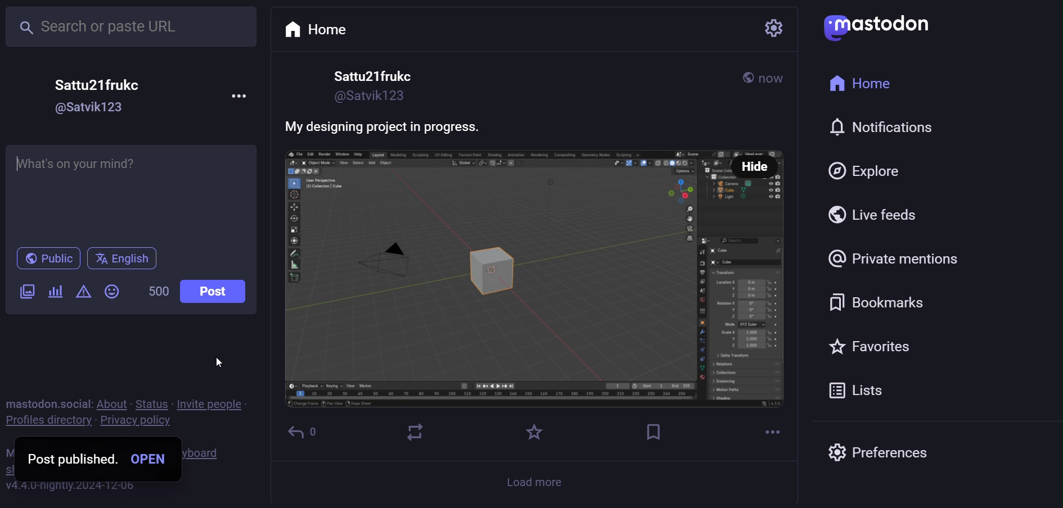  I want to click on preferences, so click(886, 450).